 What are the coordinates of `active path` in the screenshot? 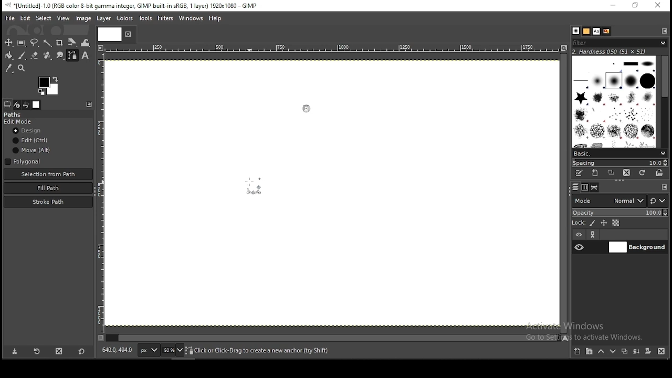 It's located at (307, 105).